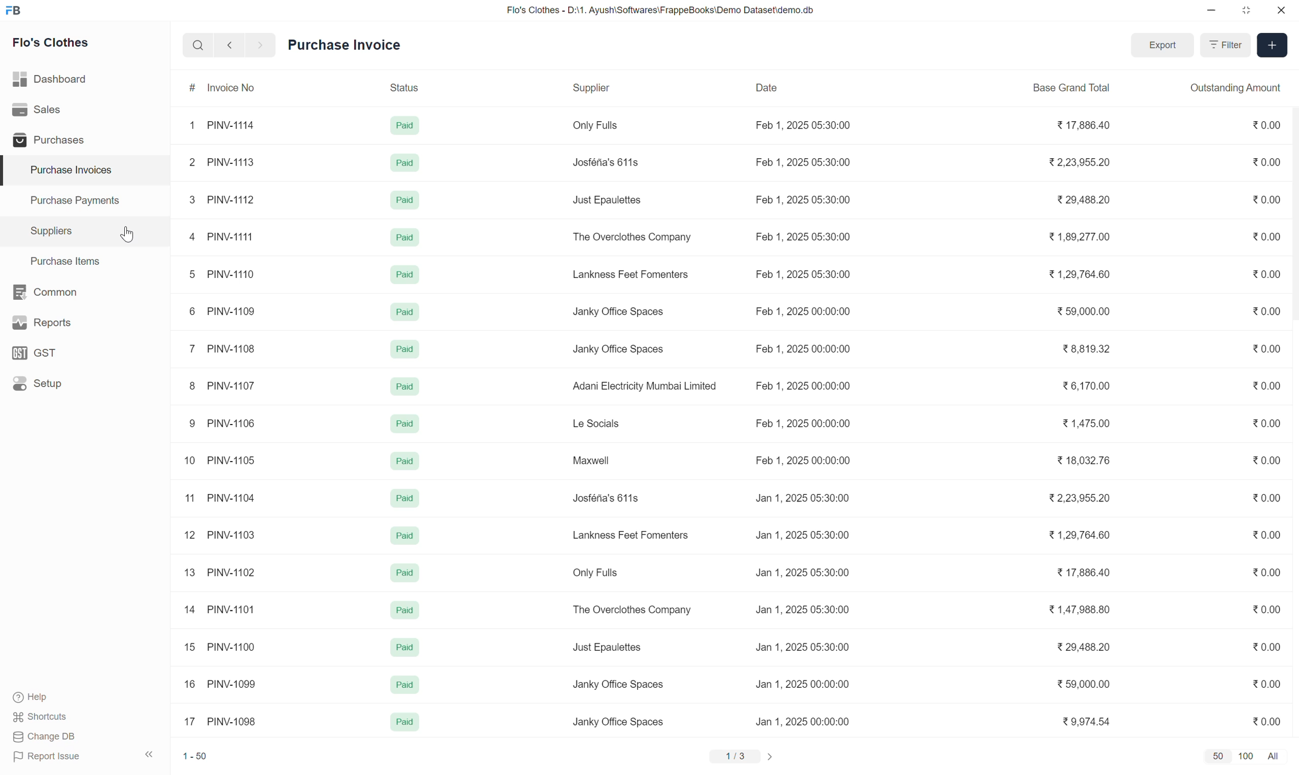  What do you see at coordinates (1281, 10) in the screenshot?
I see `close` at bounding box center [1281, 10].